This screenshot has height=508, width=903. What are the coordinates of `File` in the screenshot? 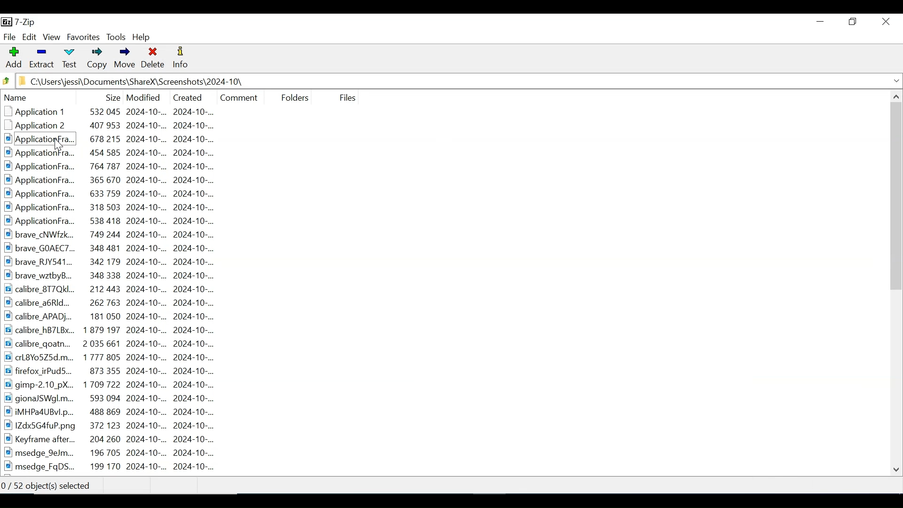 It's located at (346, 97).